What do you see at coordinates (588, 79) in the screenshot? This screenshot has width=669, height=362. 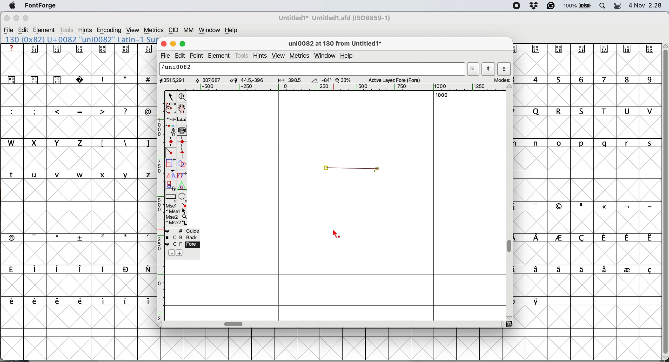 I see `numbers` at bounding box center [588, 79].